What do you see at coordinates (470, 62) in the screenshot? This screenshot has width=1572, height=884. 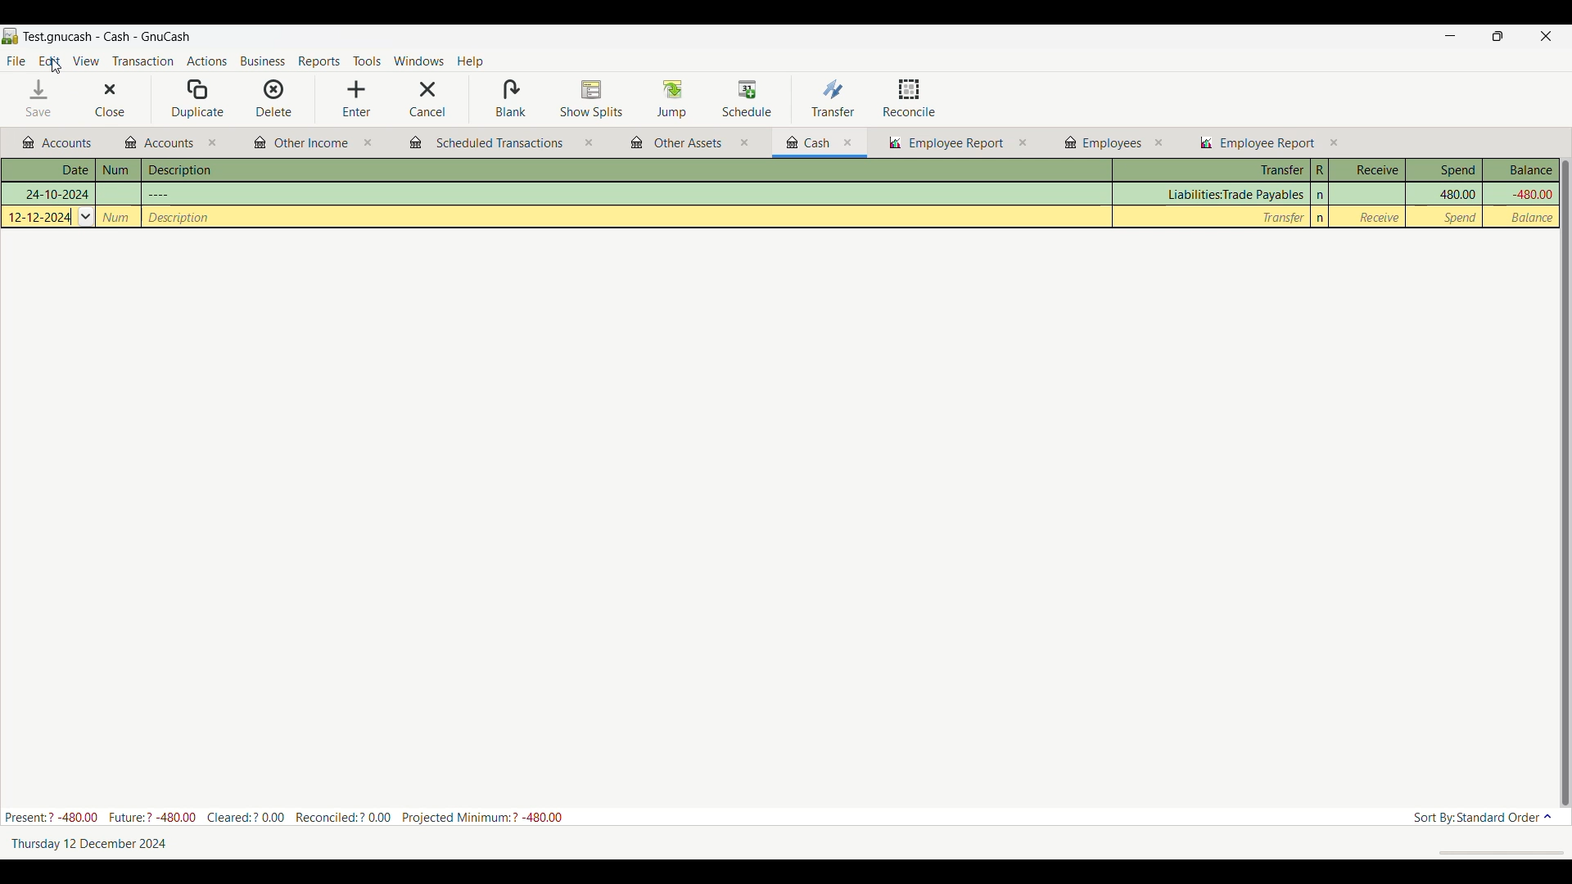 I see `Help menu` at bounding box center [470, 62].